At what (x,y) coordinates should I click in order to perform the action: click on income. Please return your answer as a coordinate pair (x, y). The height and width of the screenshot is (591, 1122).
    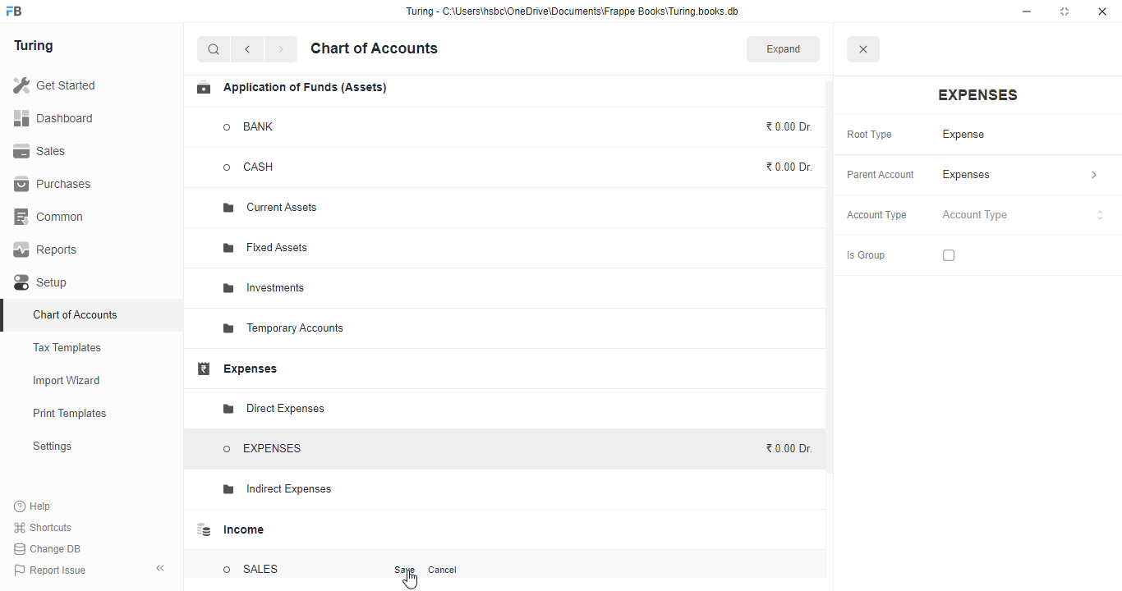
    Looking at the image, I should click on (228, 529).